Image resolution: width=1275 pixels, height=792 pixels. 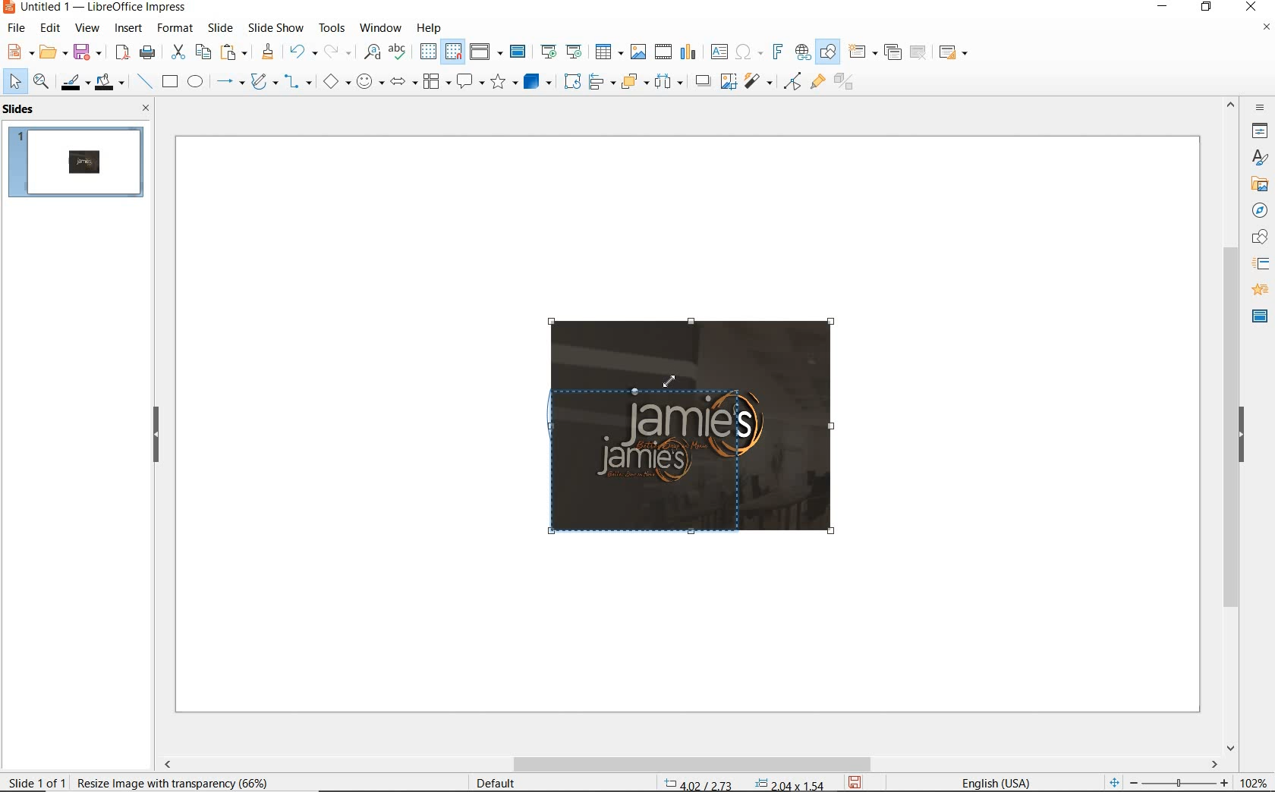 What do you see at coordinates (235, 52) in the screenshot?
I see `paste` at bounding box center [235, 52].